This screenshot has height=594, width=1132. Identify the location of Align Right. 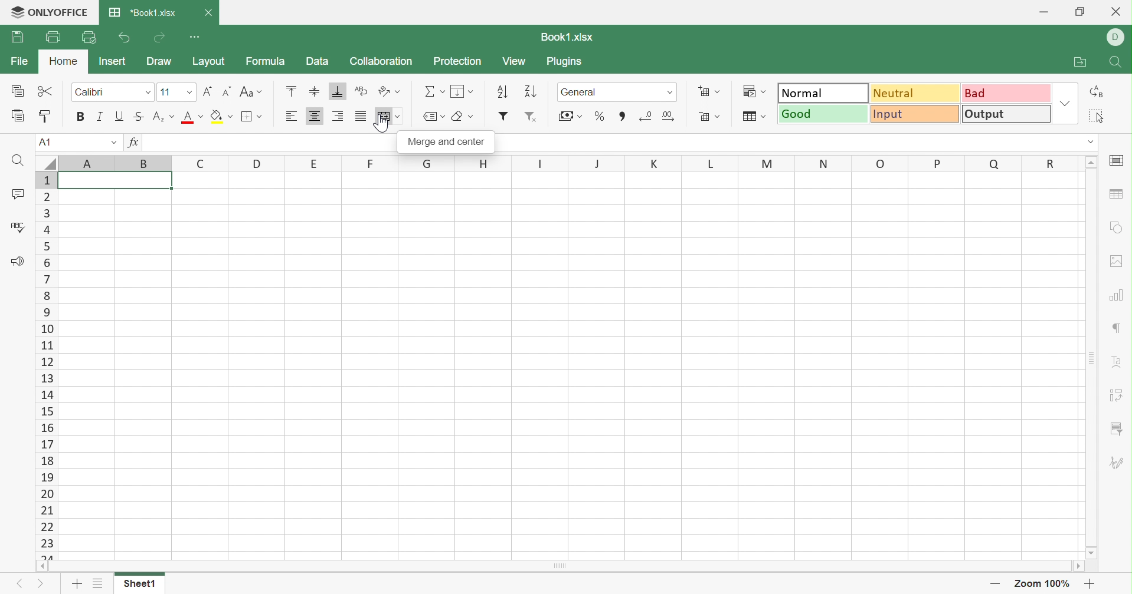
(340, 116).